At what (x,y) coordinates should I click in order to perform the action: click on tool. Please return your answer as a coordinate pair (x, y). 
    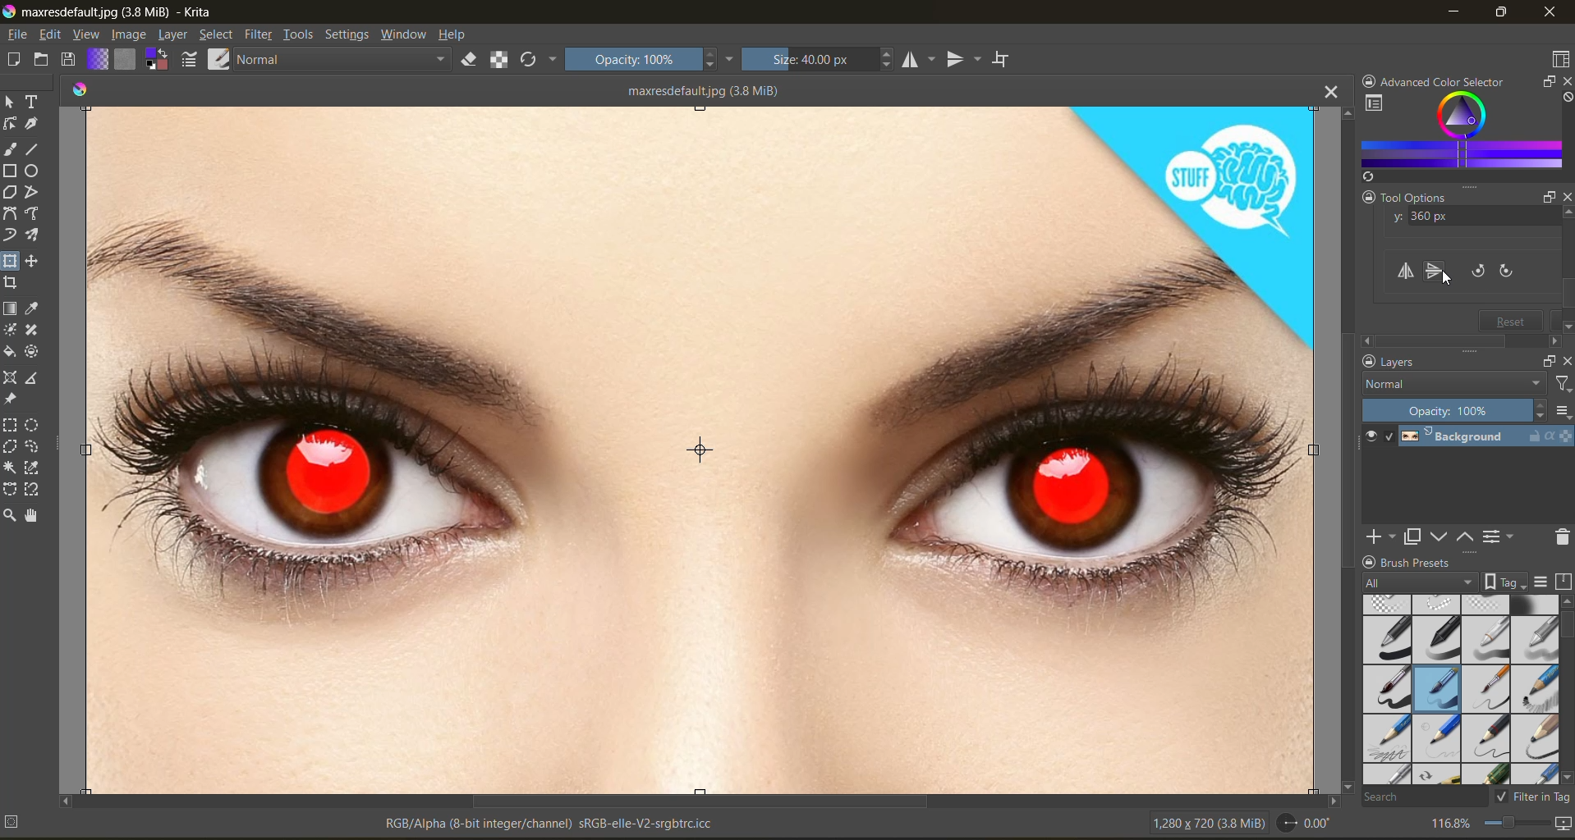
    Looking at the image, I should click on (36, 148).